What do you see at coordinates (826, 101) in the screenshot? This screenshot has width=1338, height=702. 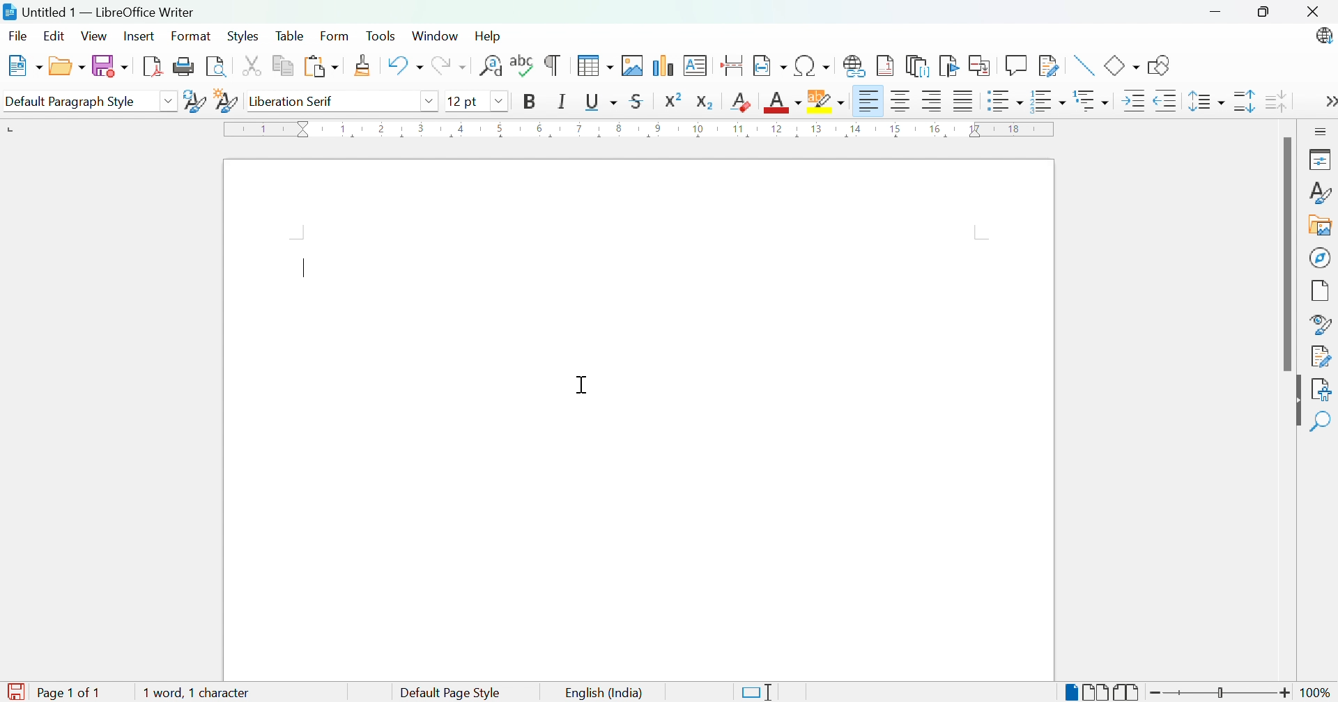 I see `Character highlighting color` at bounding box center [826, 101].